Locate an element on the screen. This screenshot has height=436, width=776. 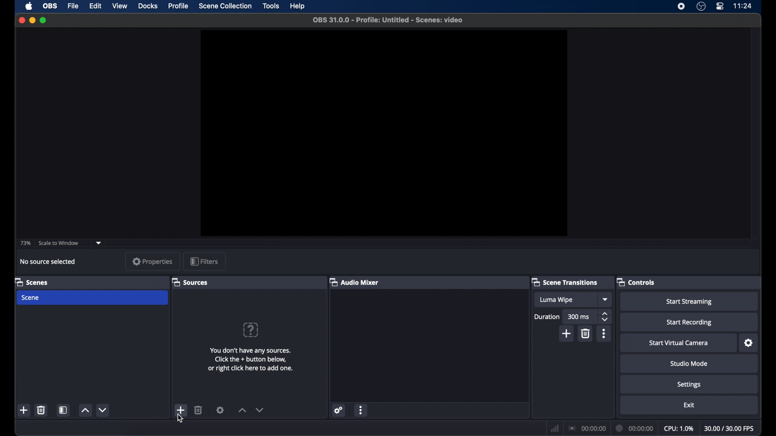
delete is located at coordinates (41, 410).